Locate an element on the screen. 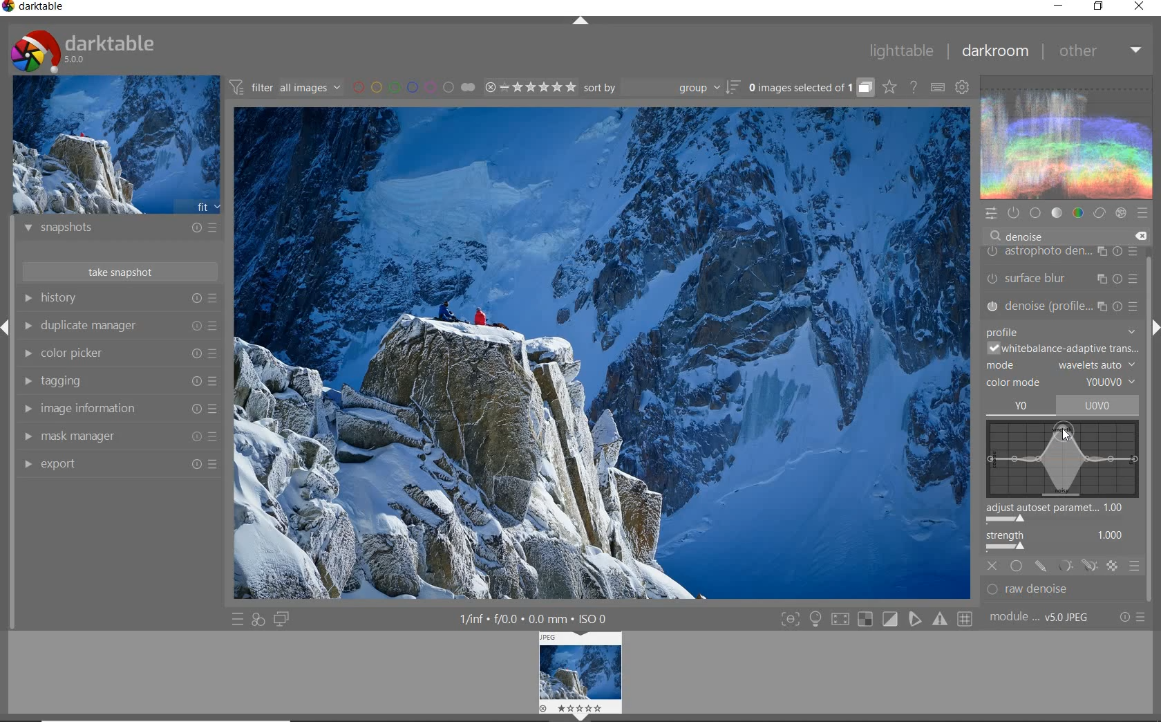 The height and width of the screenshot is (722, 1161). Darktable 5.0.0 is located at coordinates (83, 51).